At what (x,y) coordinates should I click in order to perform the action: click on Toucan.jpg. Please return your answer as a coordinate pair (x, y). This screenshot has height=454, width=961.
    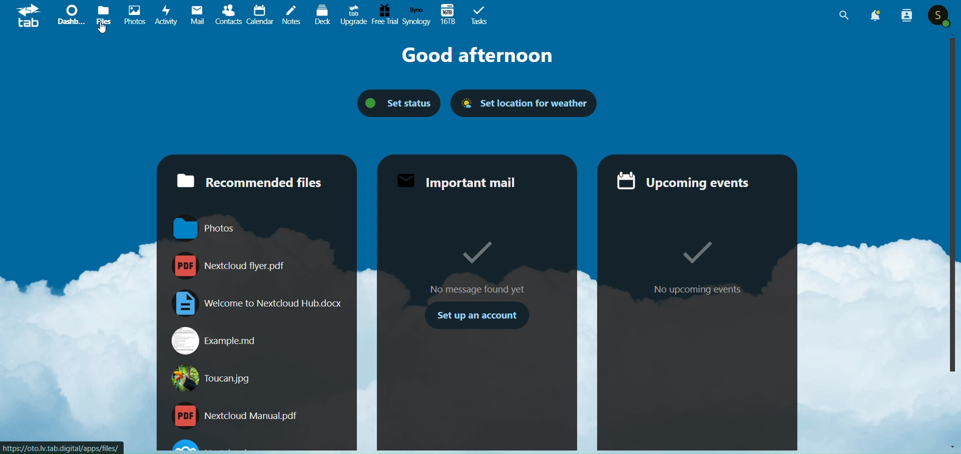
    Looking at the image, I should click on (257, 378).